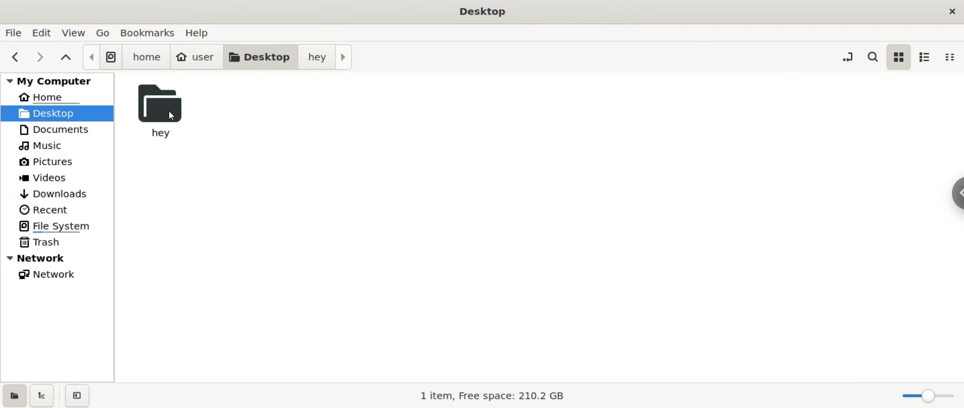  I want to click on desktop, so click(260, 58).